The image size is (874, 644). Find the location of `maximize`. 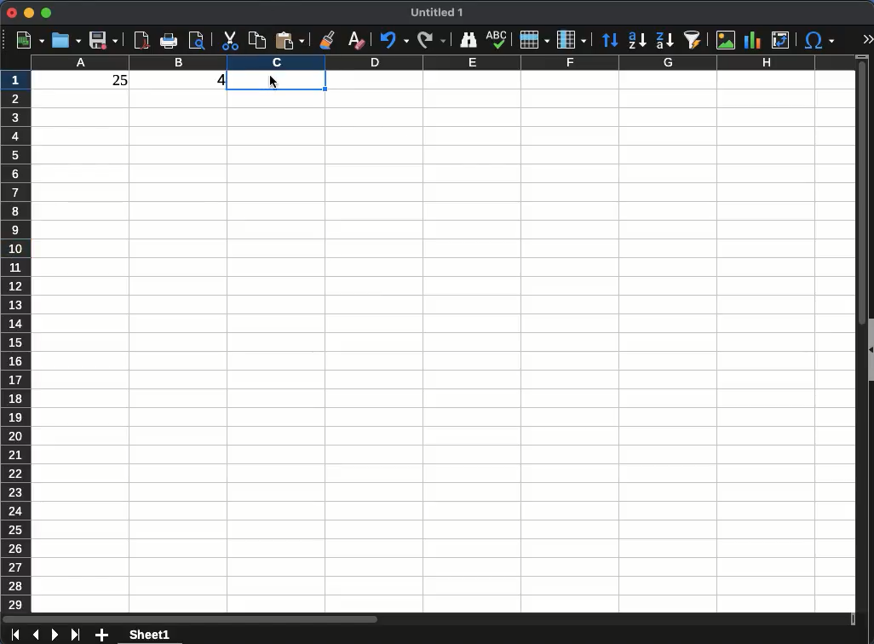

maximize is located at coordinates (45, 13).